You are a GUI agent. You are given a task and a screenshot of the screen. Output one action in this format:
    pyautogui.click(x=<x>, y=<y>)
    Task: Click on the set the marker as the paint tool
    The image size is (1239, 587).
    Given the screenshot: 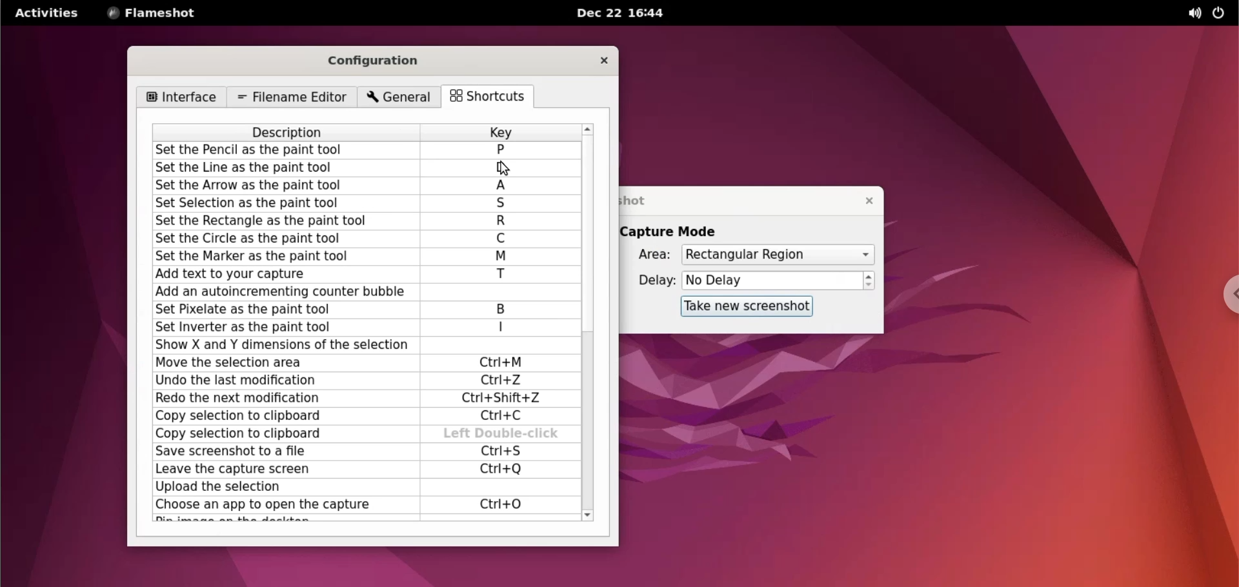 What is the action you would take?
    pyautogui.click(x=285, y=256)
    